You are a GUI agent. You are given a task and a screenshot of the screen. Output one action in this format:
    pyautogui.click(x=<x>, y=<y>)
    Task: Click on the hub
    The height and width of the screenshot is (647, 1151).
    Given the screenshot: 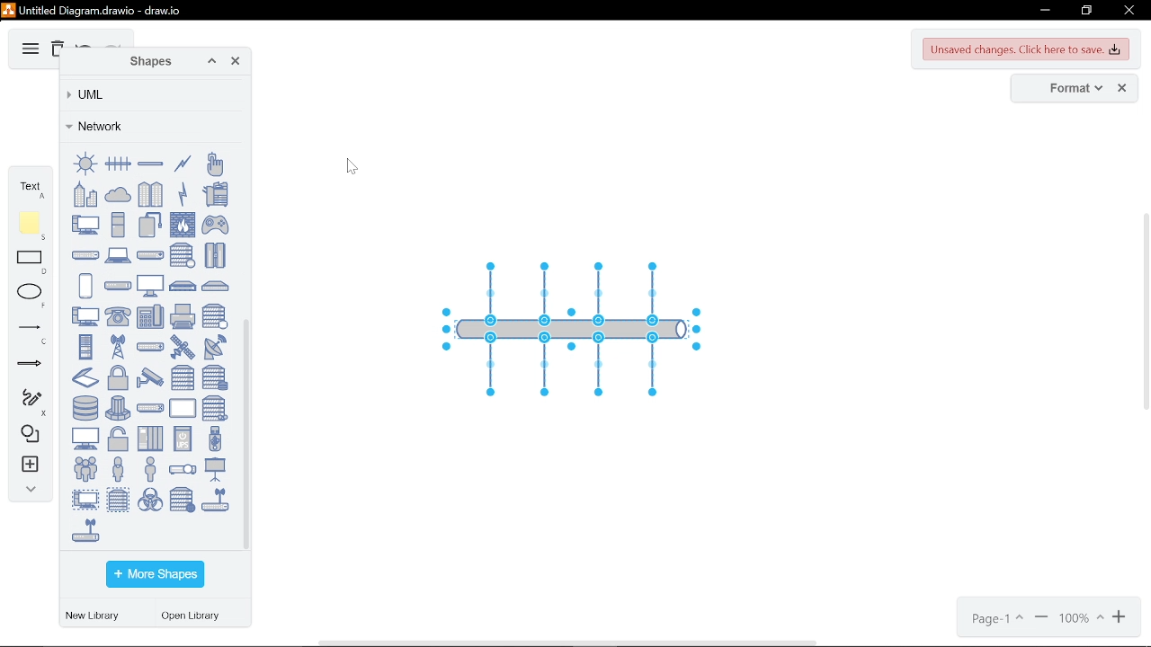 What is the action you would take?
    pyautogui.click(x=85, y=255)
    